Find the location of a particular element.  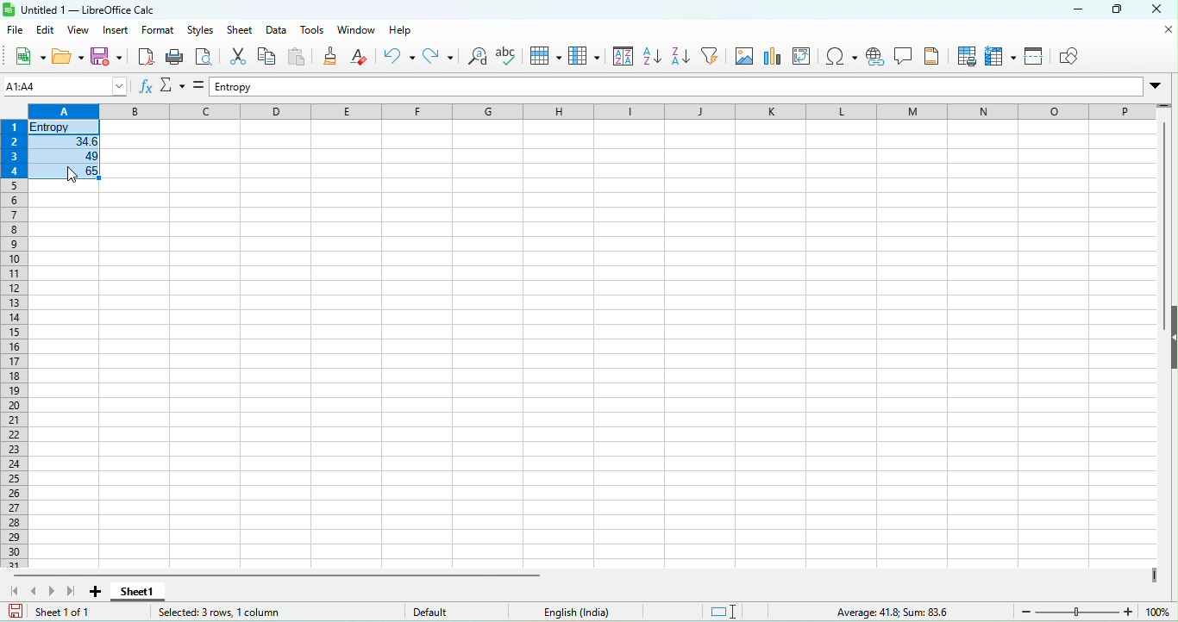

sheet 1 of 1 is located at coordinates (58, 613).